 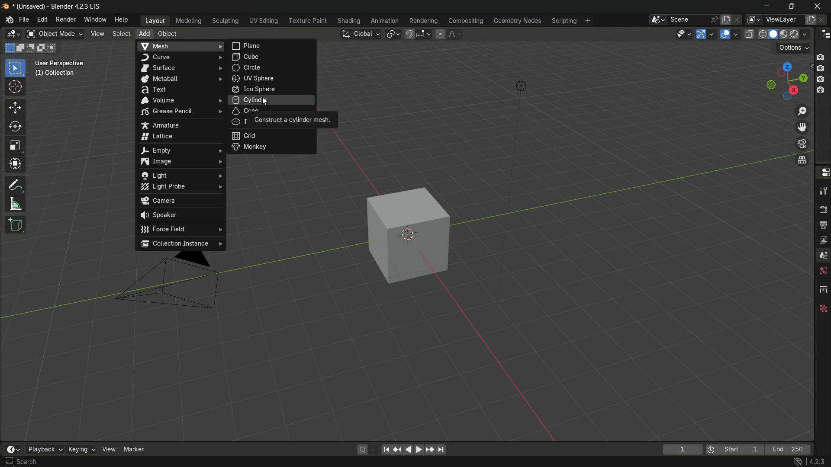 I want to click on compositing menu, so click(x=466, y=21).